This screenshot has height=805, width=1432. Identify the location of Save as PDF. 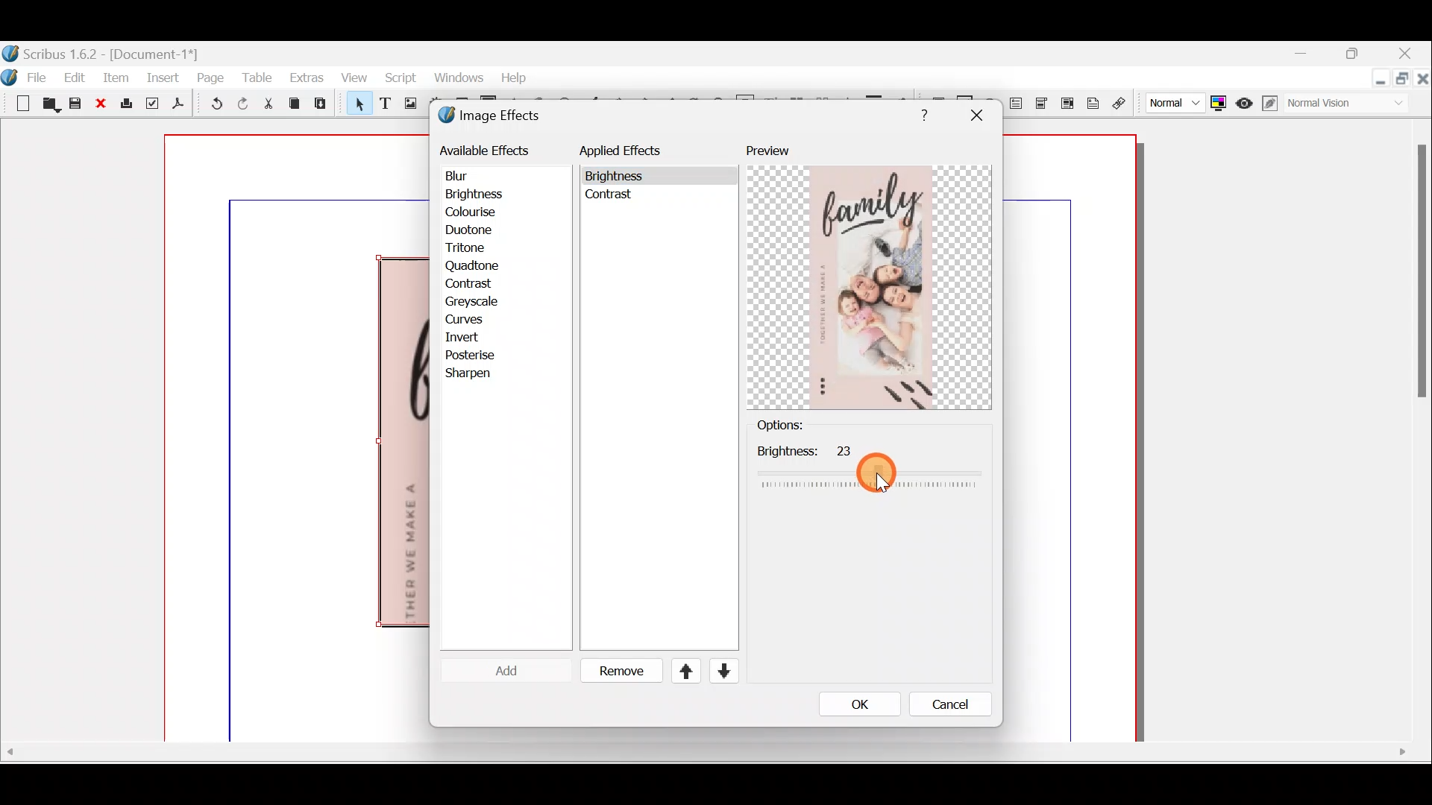
(176, 106).